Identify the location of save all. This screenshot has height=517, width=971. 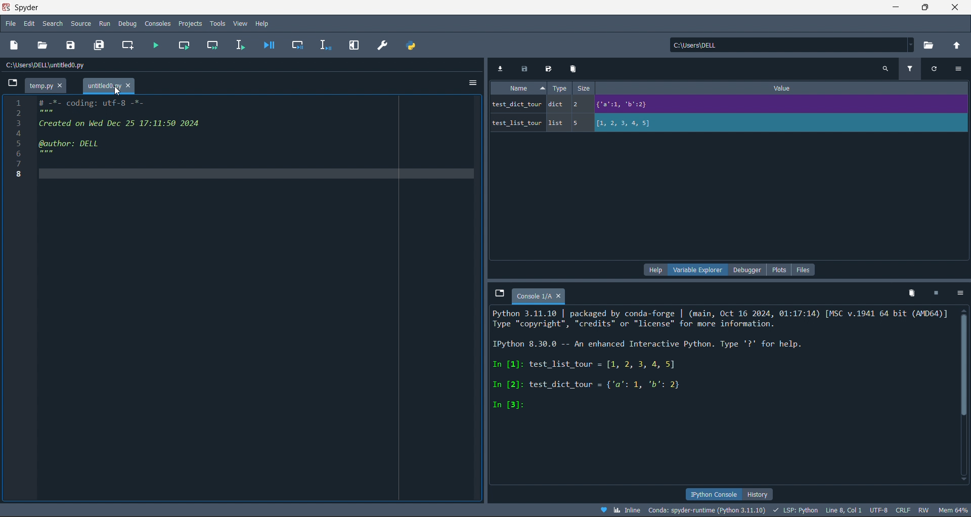
(102, 45).